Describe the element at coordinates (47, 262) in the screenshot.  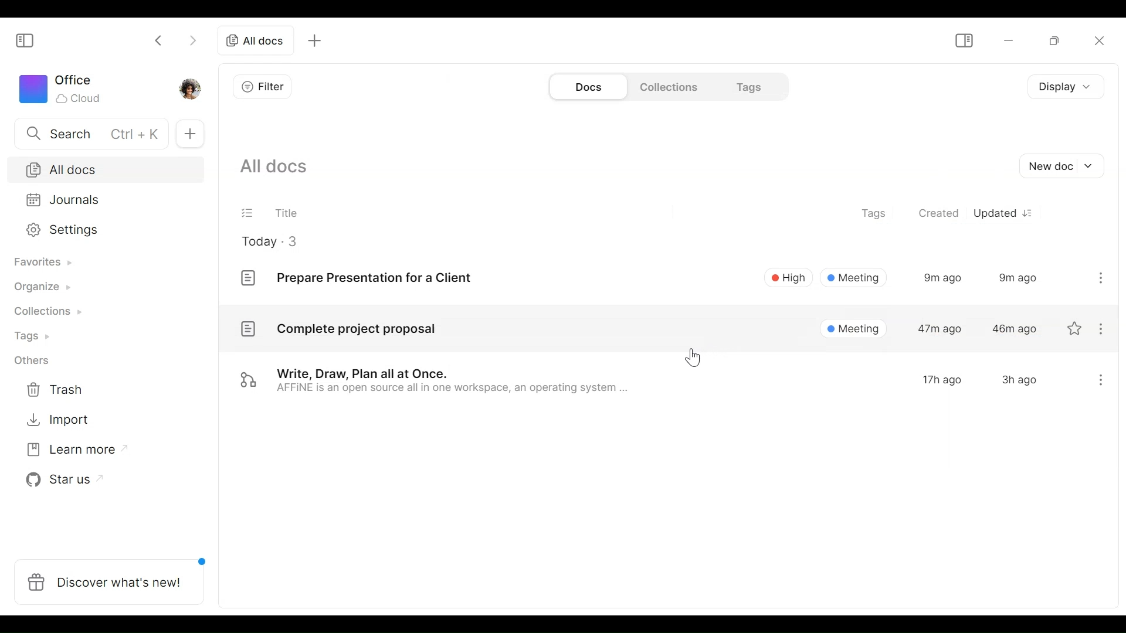
I see `Favorites` at that location.